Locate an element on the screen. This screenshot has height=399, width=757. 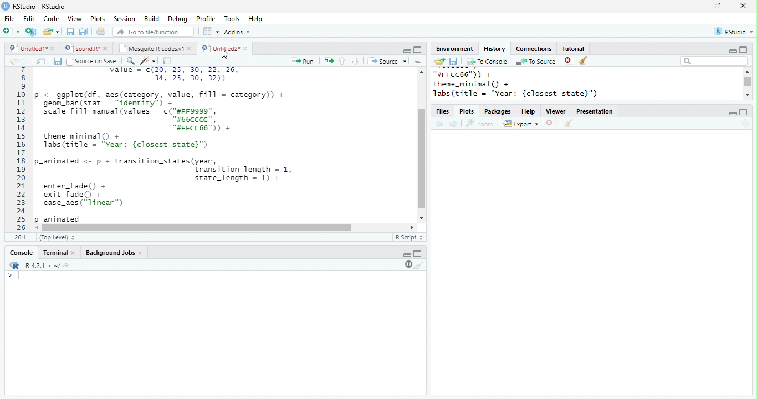
options is located at coordinates (210, 32).